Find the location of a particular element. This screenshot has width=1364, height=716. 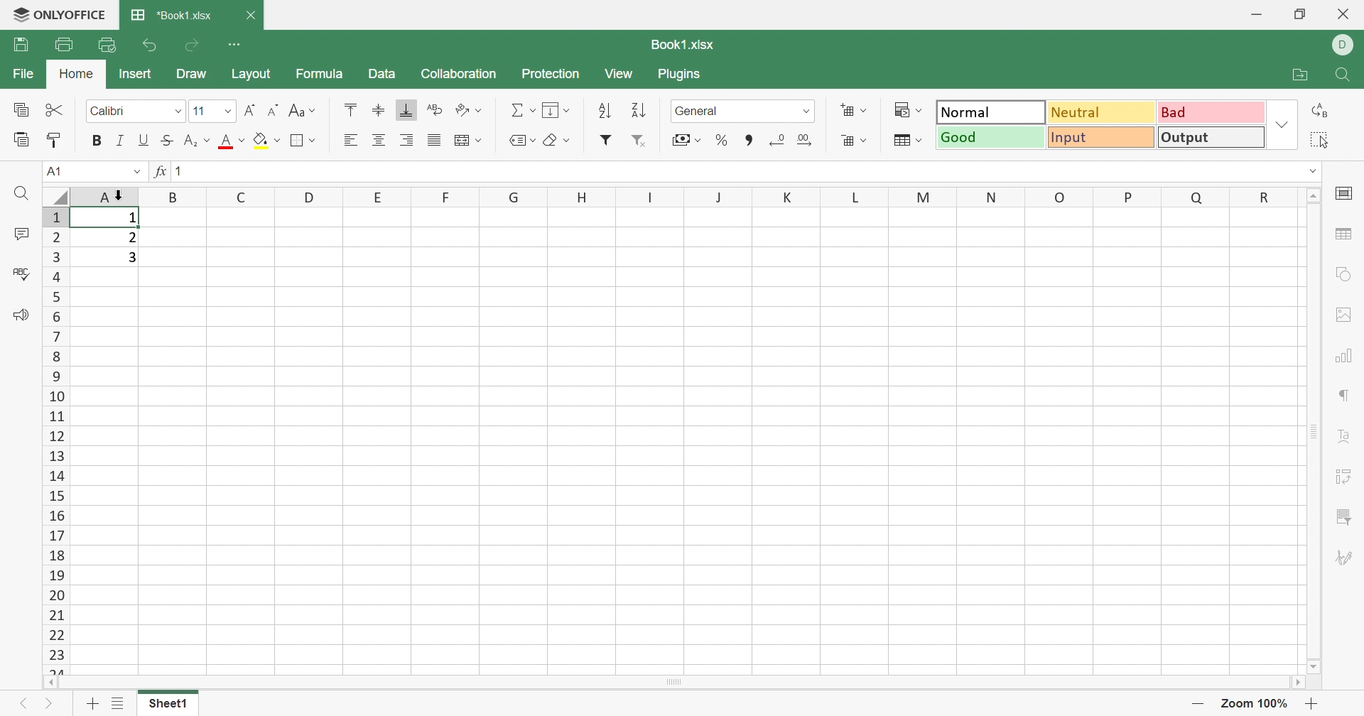

Sort ascending is located at coordinates (607, 111).